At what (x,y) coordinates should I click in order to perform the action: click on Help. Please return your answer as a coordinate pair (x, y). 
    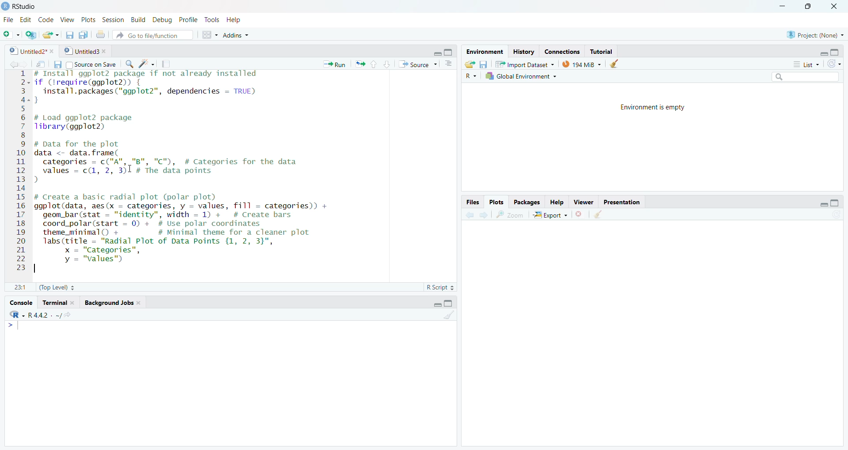
    Looking at the image, I should click on (556, 203).